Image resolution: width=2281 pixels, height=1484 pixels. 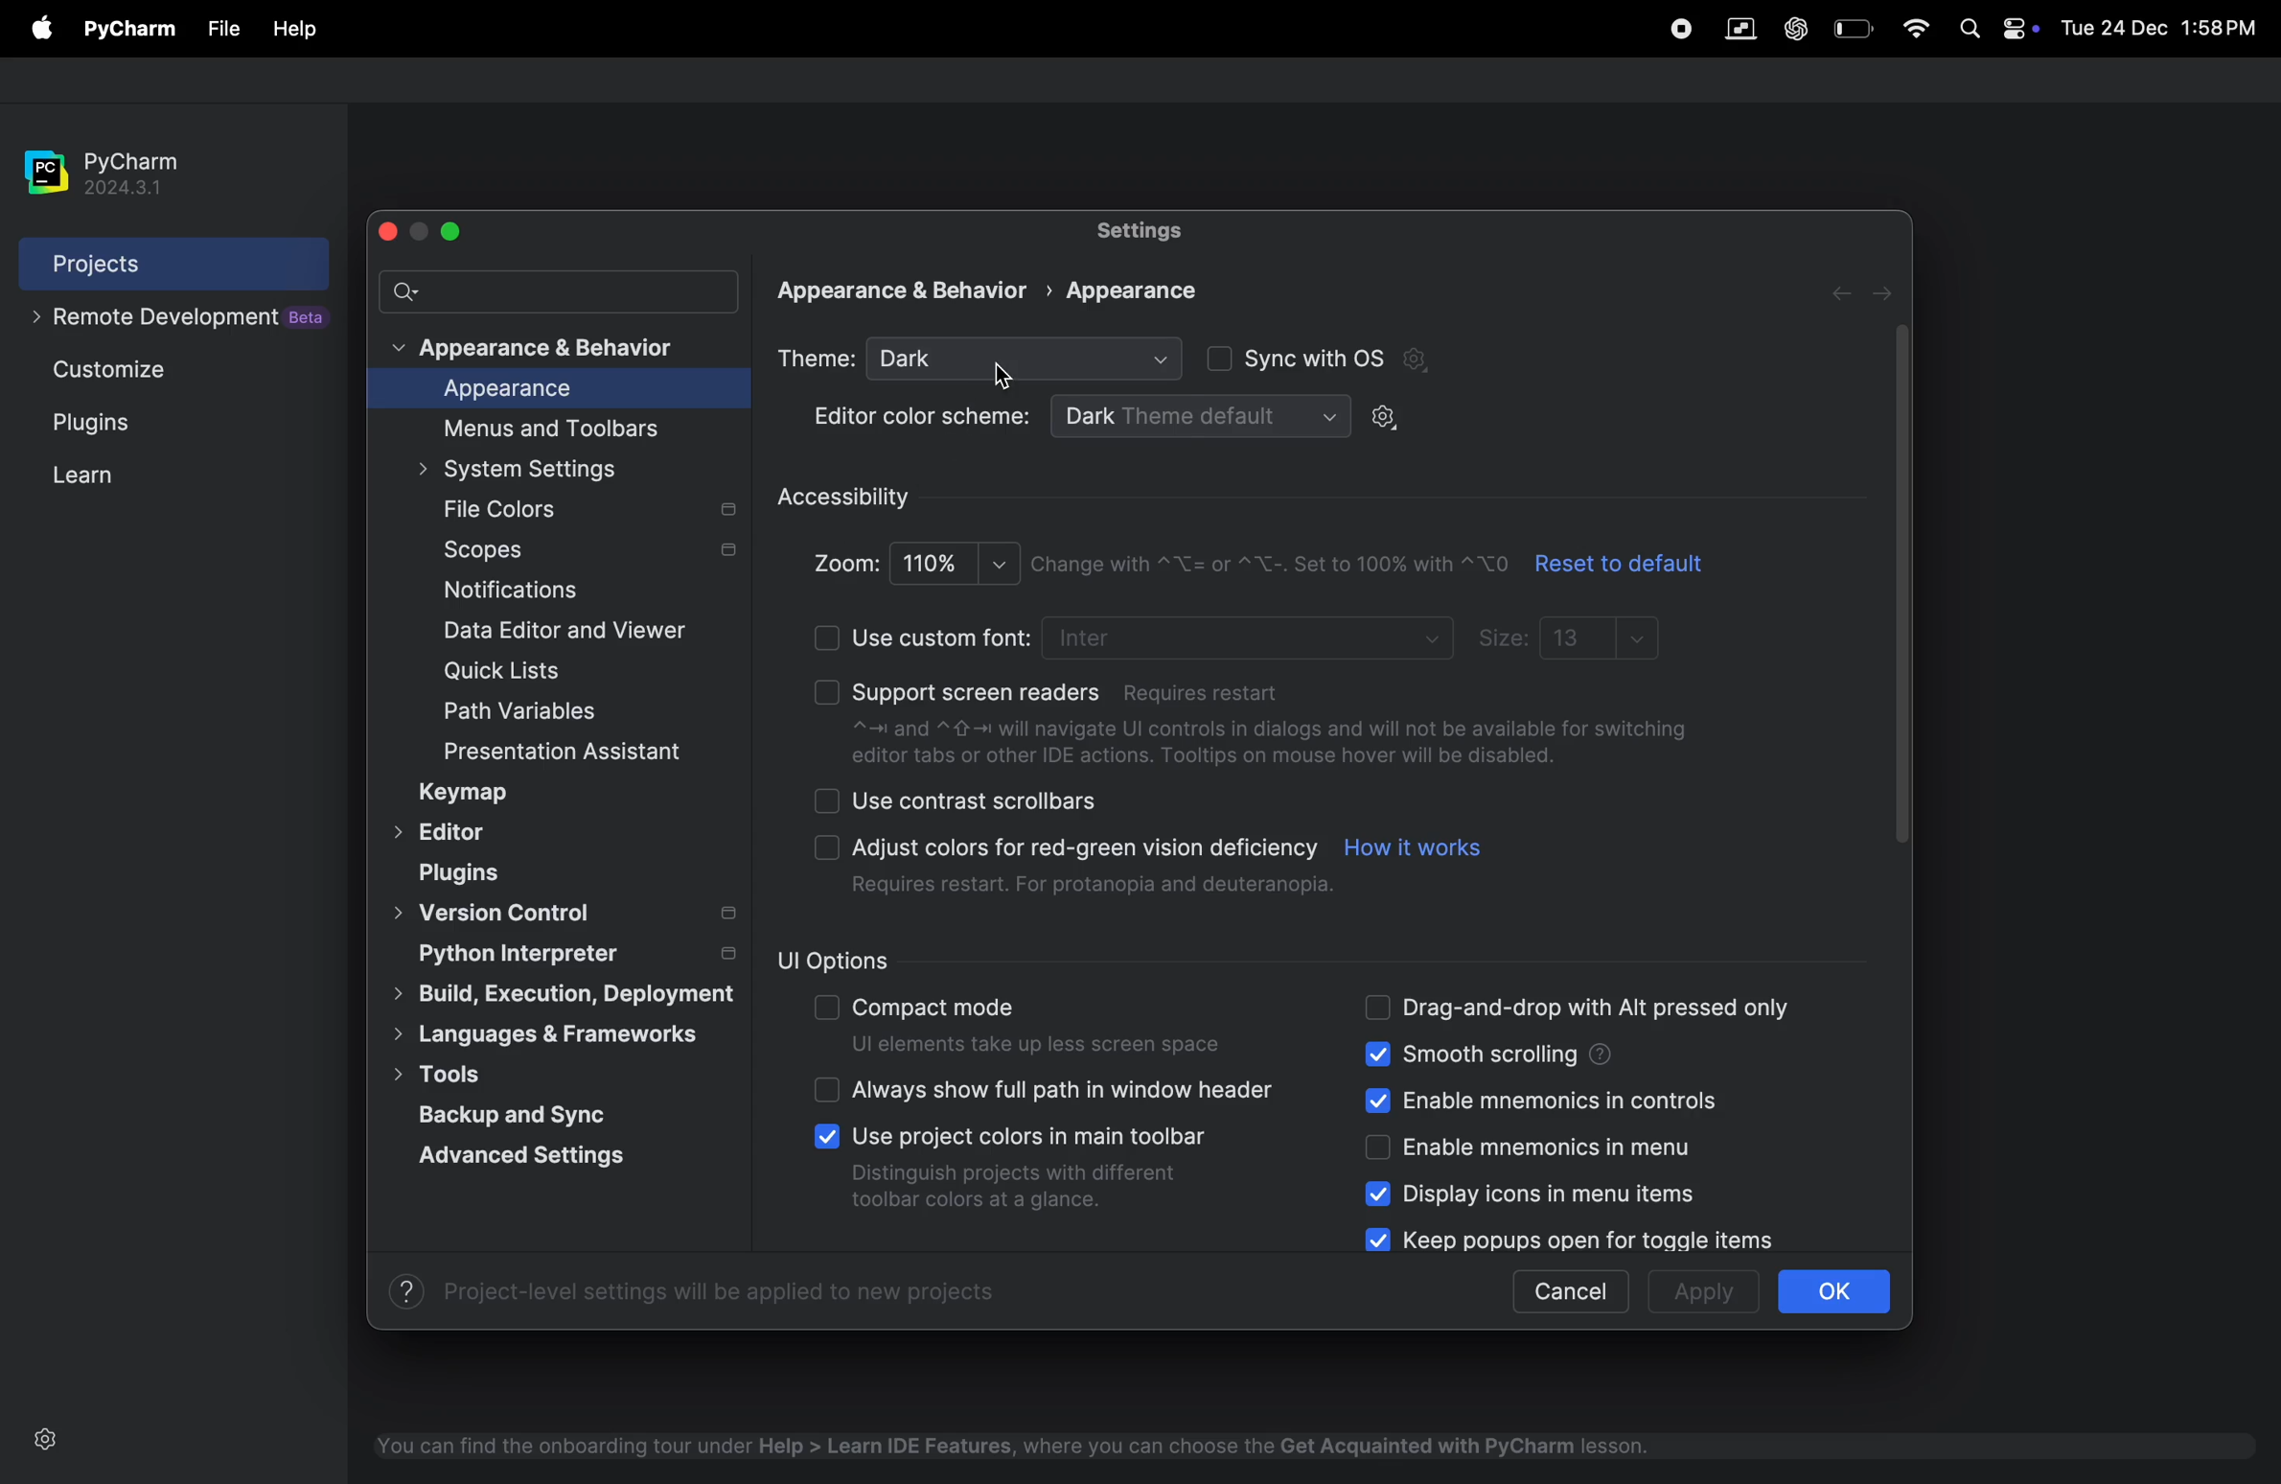 What do you see at coordinates (446, 230) in the screenshot?
I see `maximize` at bounding box center [446, 230].